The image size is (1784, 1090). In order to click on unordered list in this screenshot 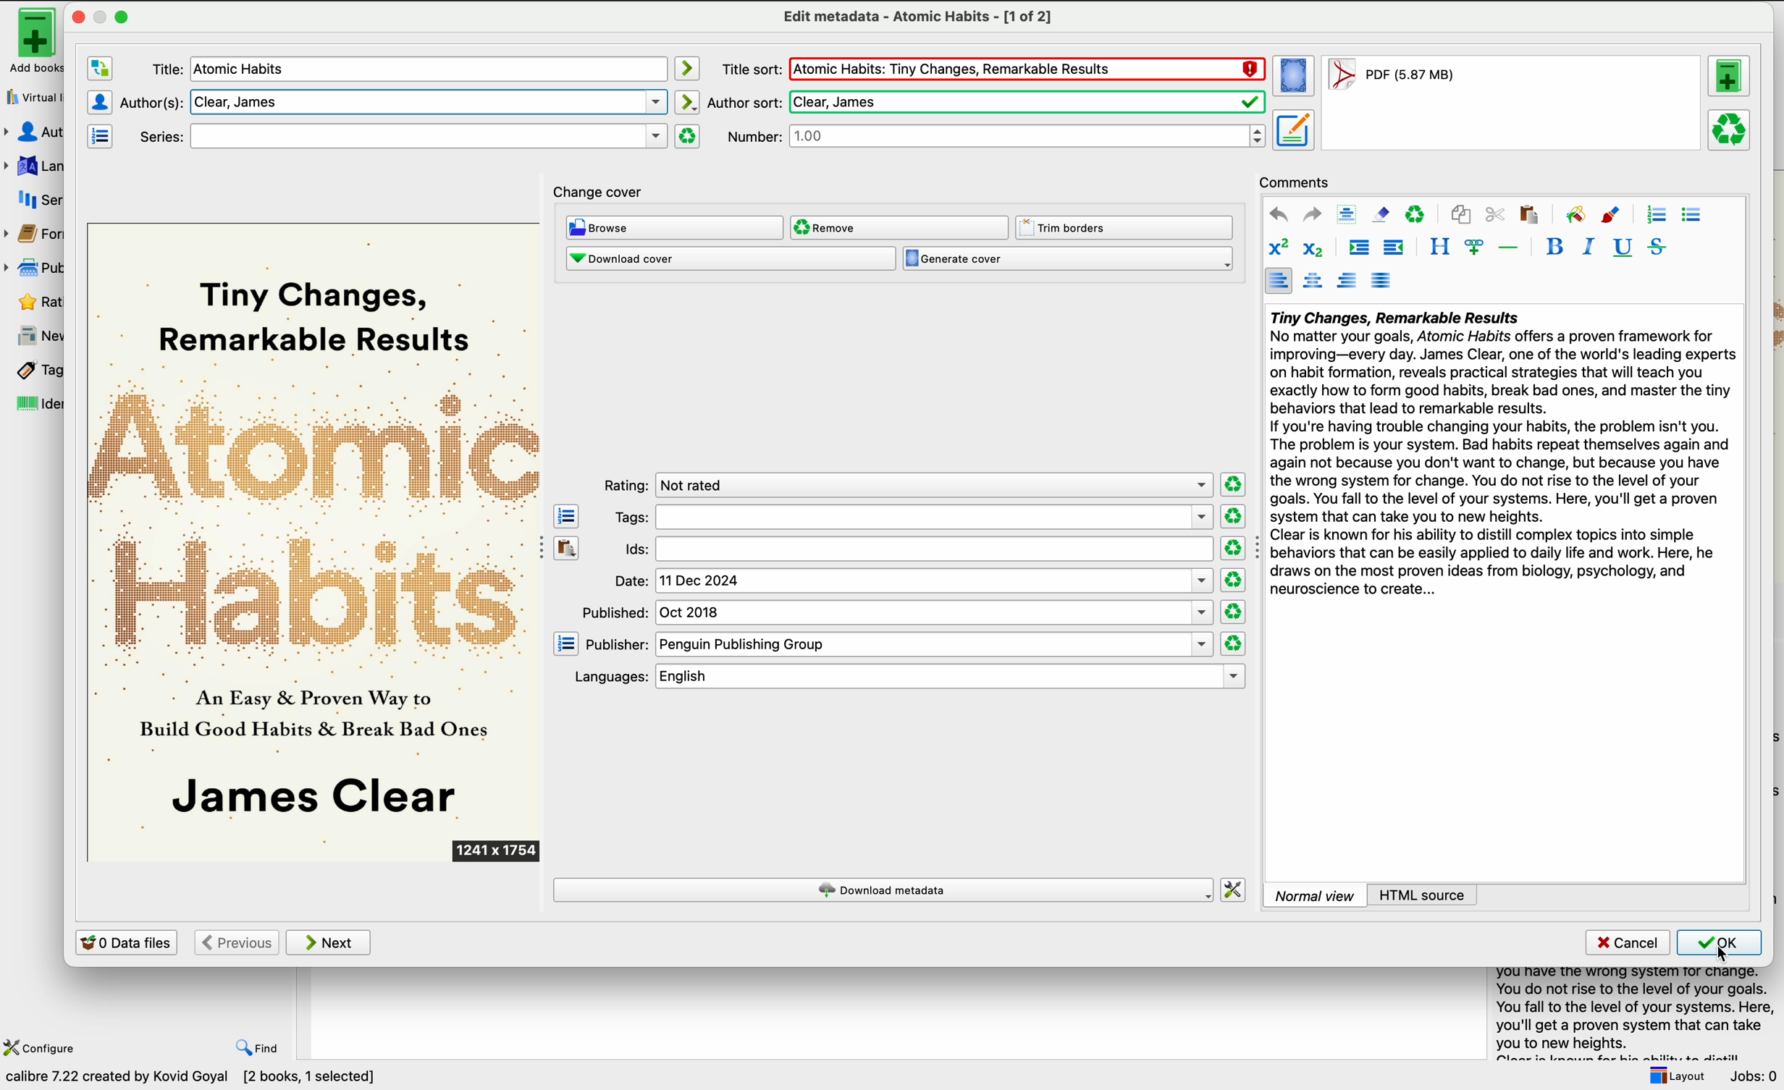, I will do `click(1693, 216)`.